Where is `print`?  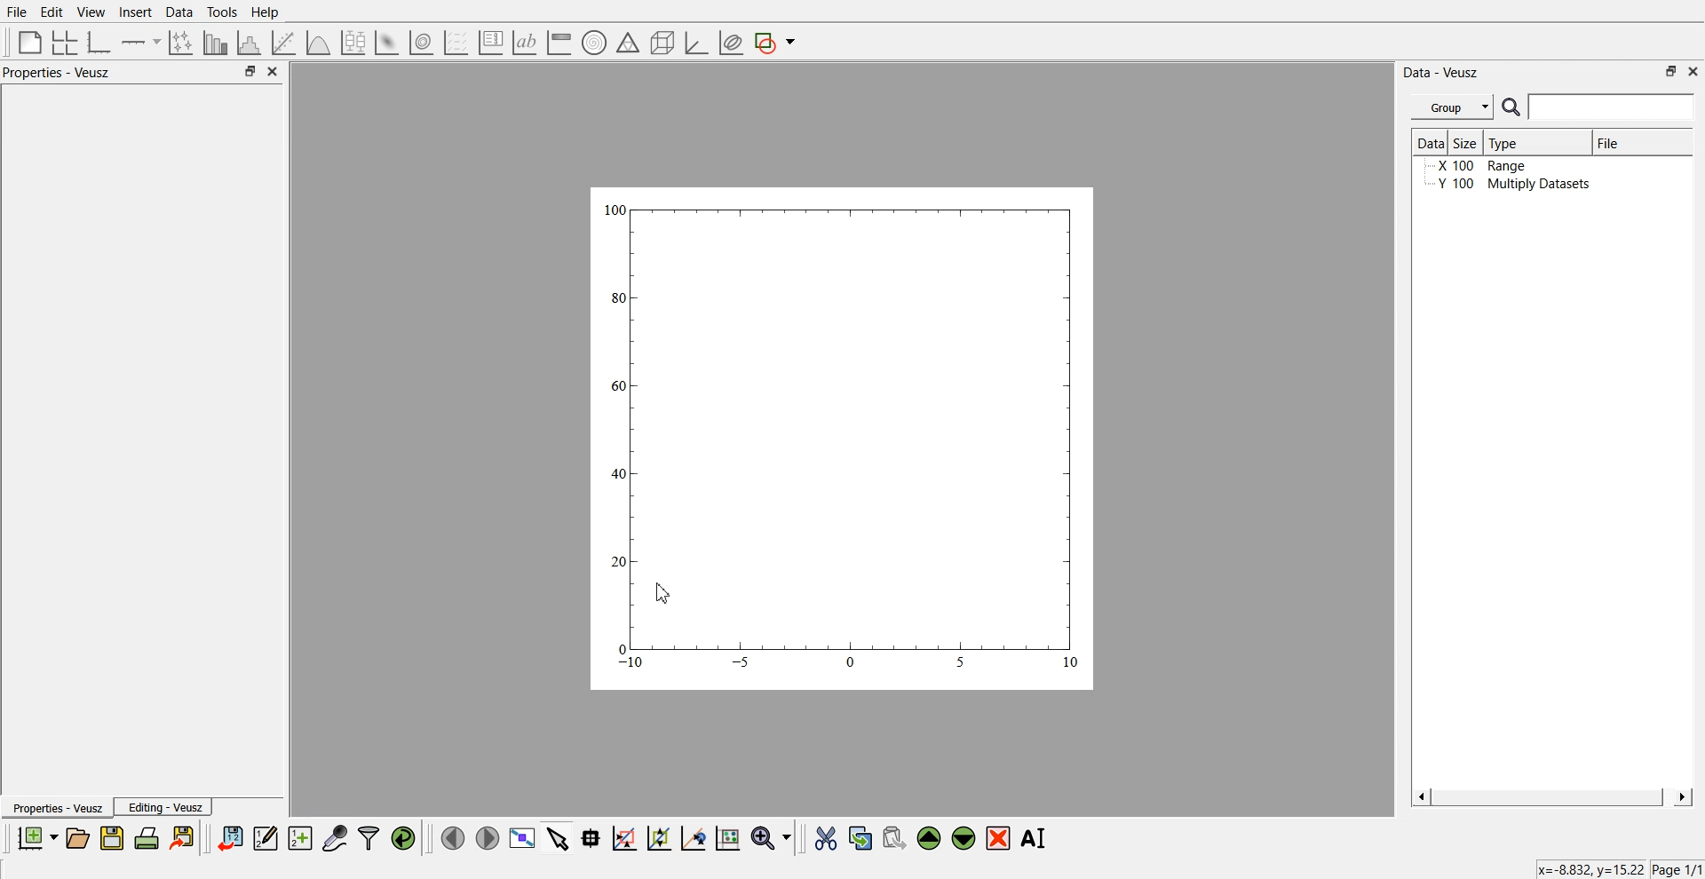 print is located at coordinates (151, 837).